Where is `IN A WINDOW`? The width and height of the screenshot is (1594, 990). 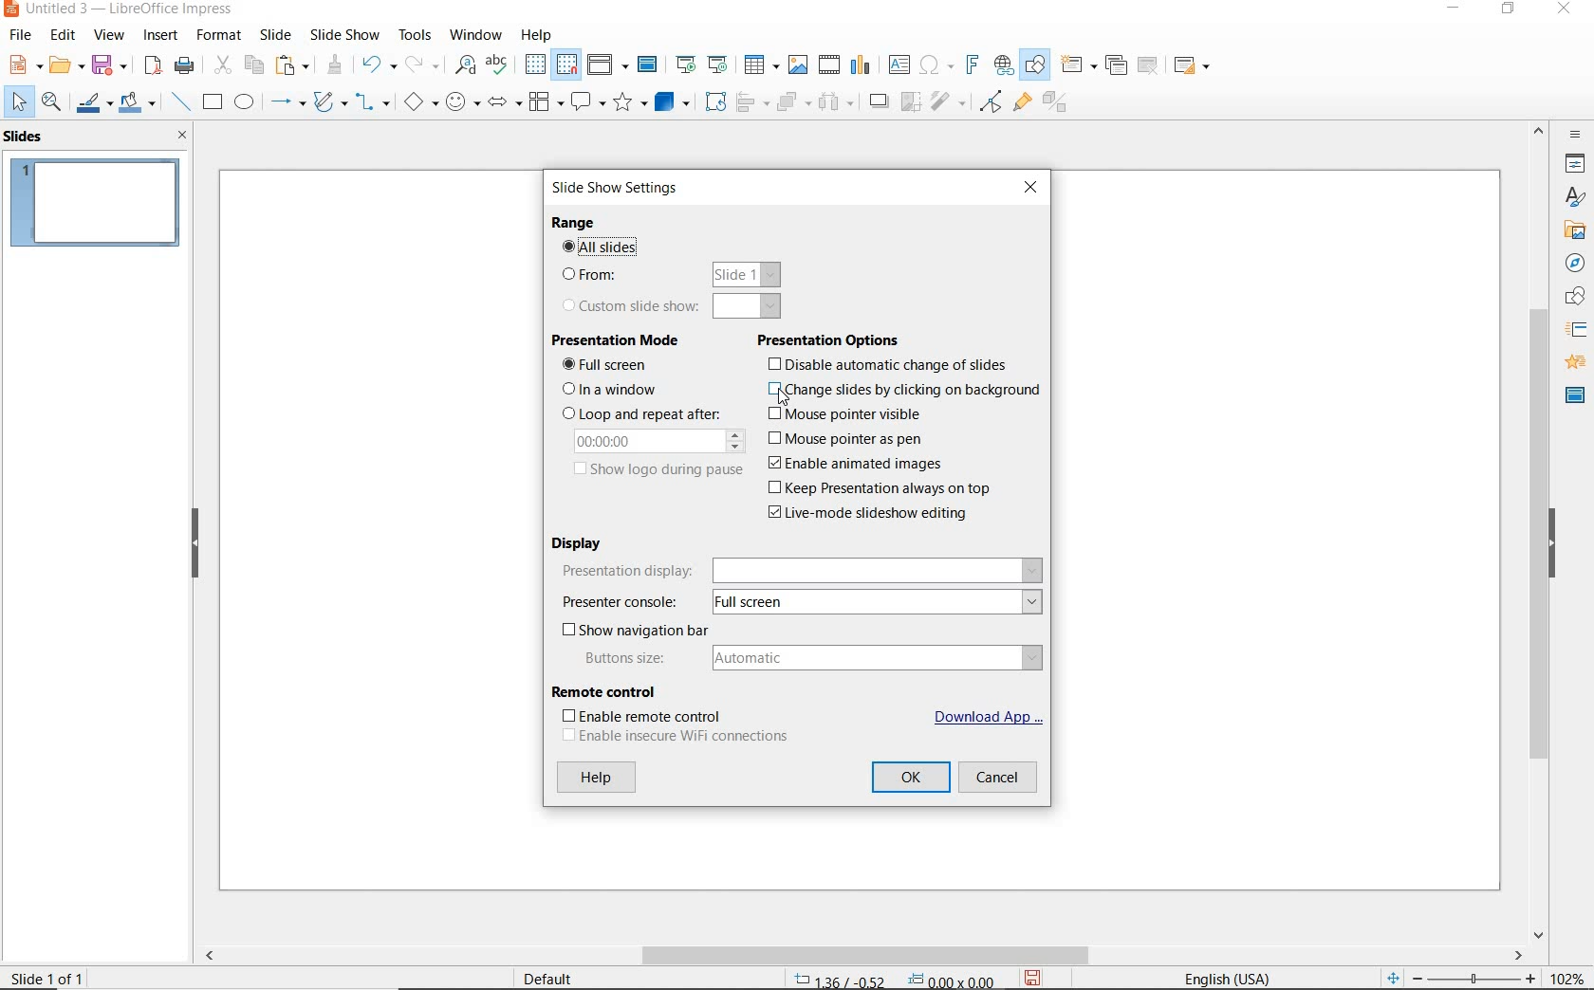
IN A WINDOW is located at coordinates (618, 392).